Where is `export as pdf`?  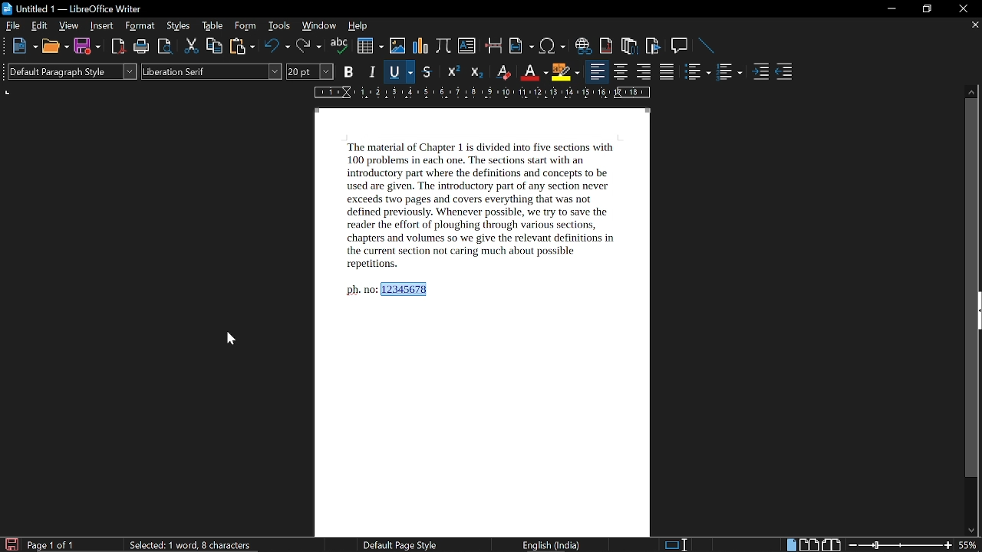
export as pdf is located at coordinates (116, 47).